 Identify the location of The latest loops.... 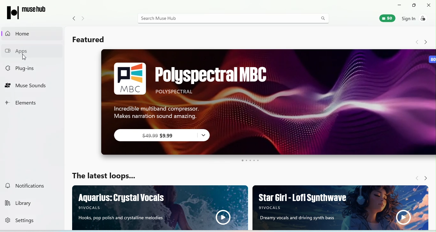
(103, 176).